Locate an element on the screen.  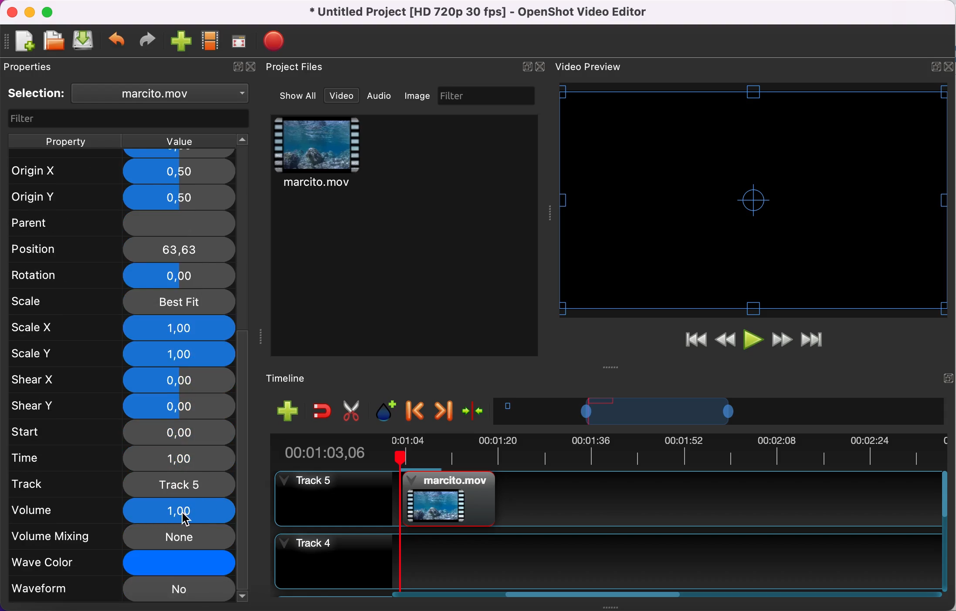
center the timeline is located at coordinates (475, 410).